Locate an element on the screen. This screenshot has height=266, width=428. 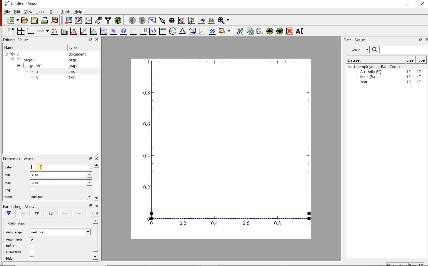
close is located at coordinates (97, 39).